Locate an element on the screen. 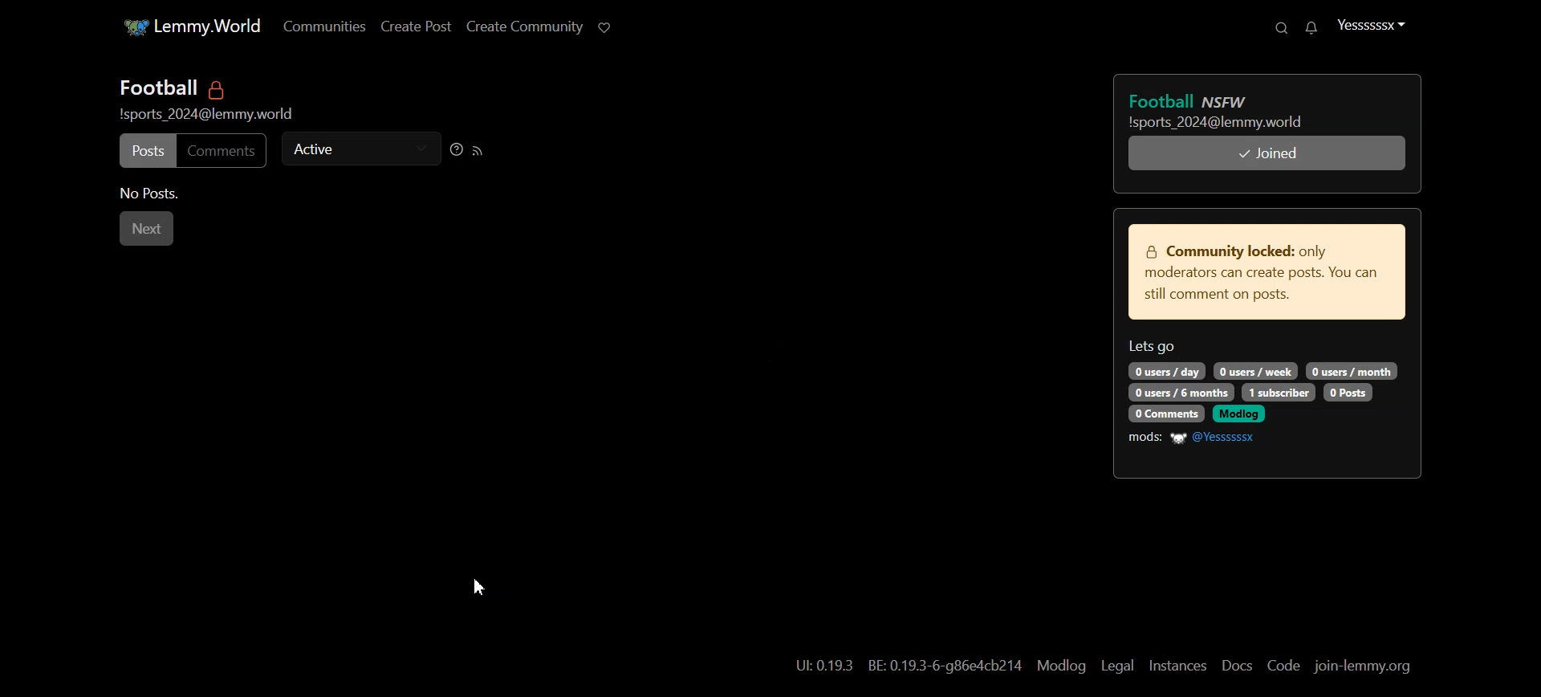  text is located at coordinates (1168, 370).